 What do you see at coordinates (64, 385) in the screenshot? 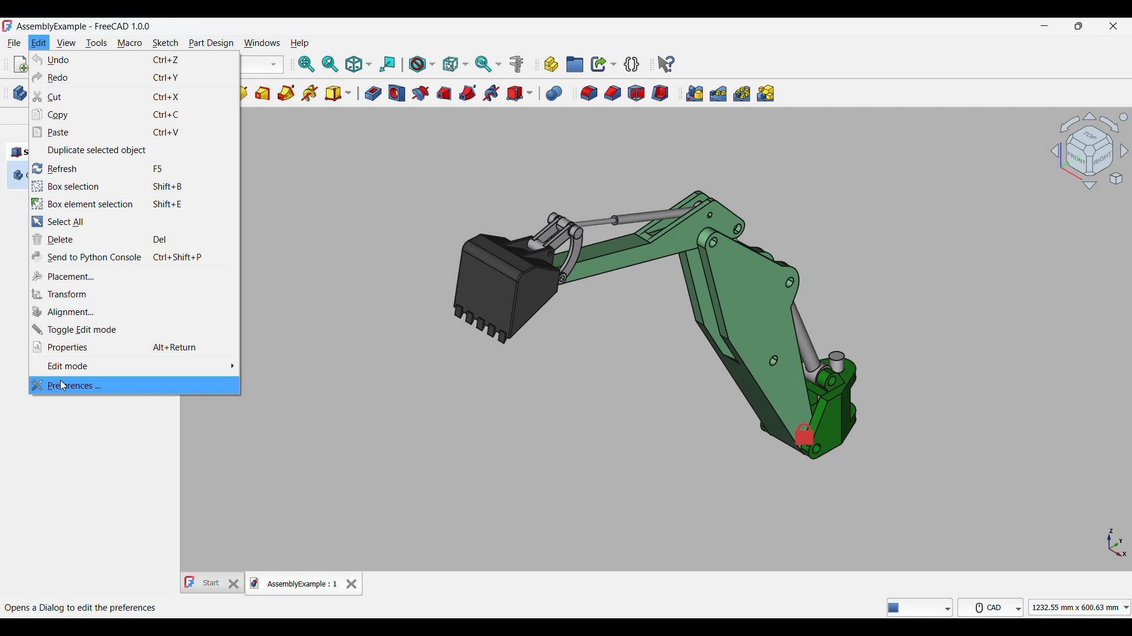
I see `Cursor` at bounding box center [64, 385].